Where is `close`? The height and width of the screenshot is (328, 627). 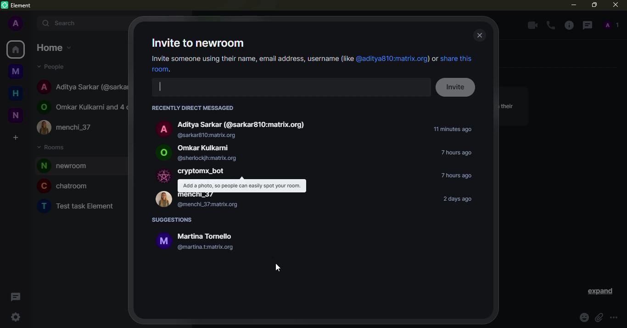 close is located at coordinates (615, 6).